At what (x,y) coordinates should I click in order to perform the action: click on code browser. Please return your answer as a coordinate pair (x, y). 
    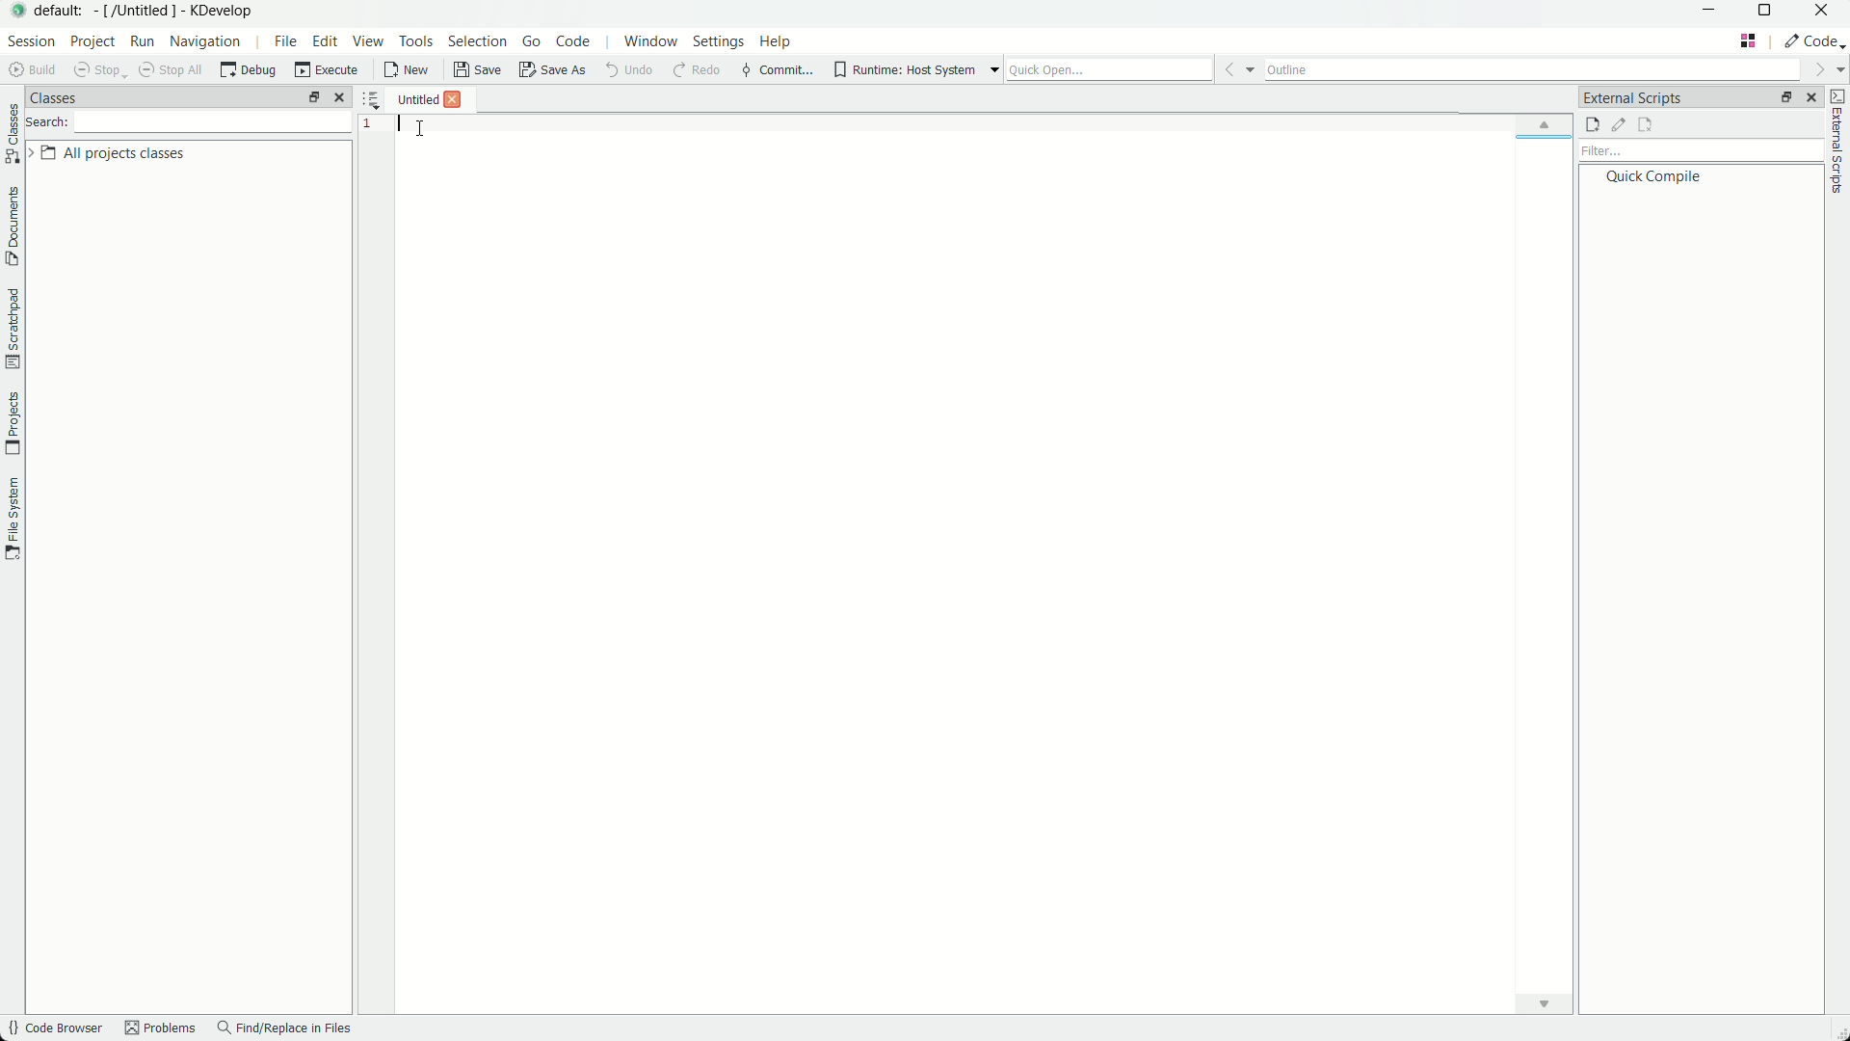
    Looking at the image, I should click on (55, 1029).